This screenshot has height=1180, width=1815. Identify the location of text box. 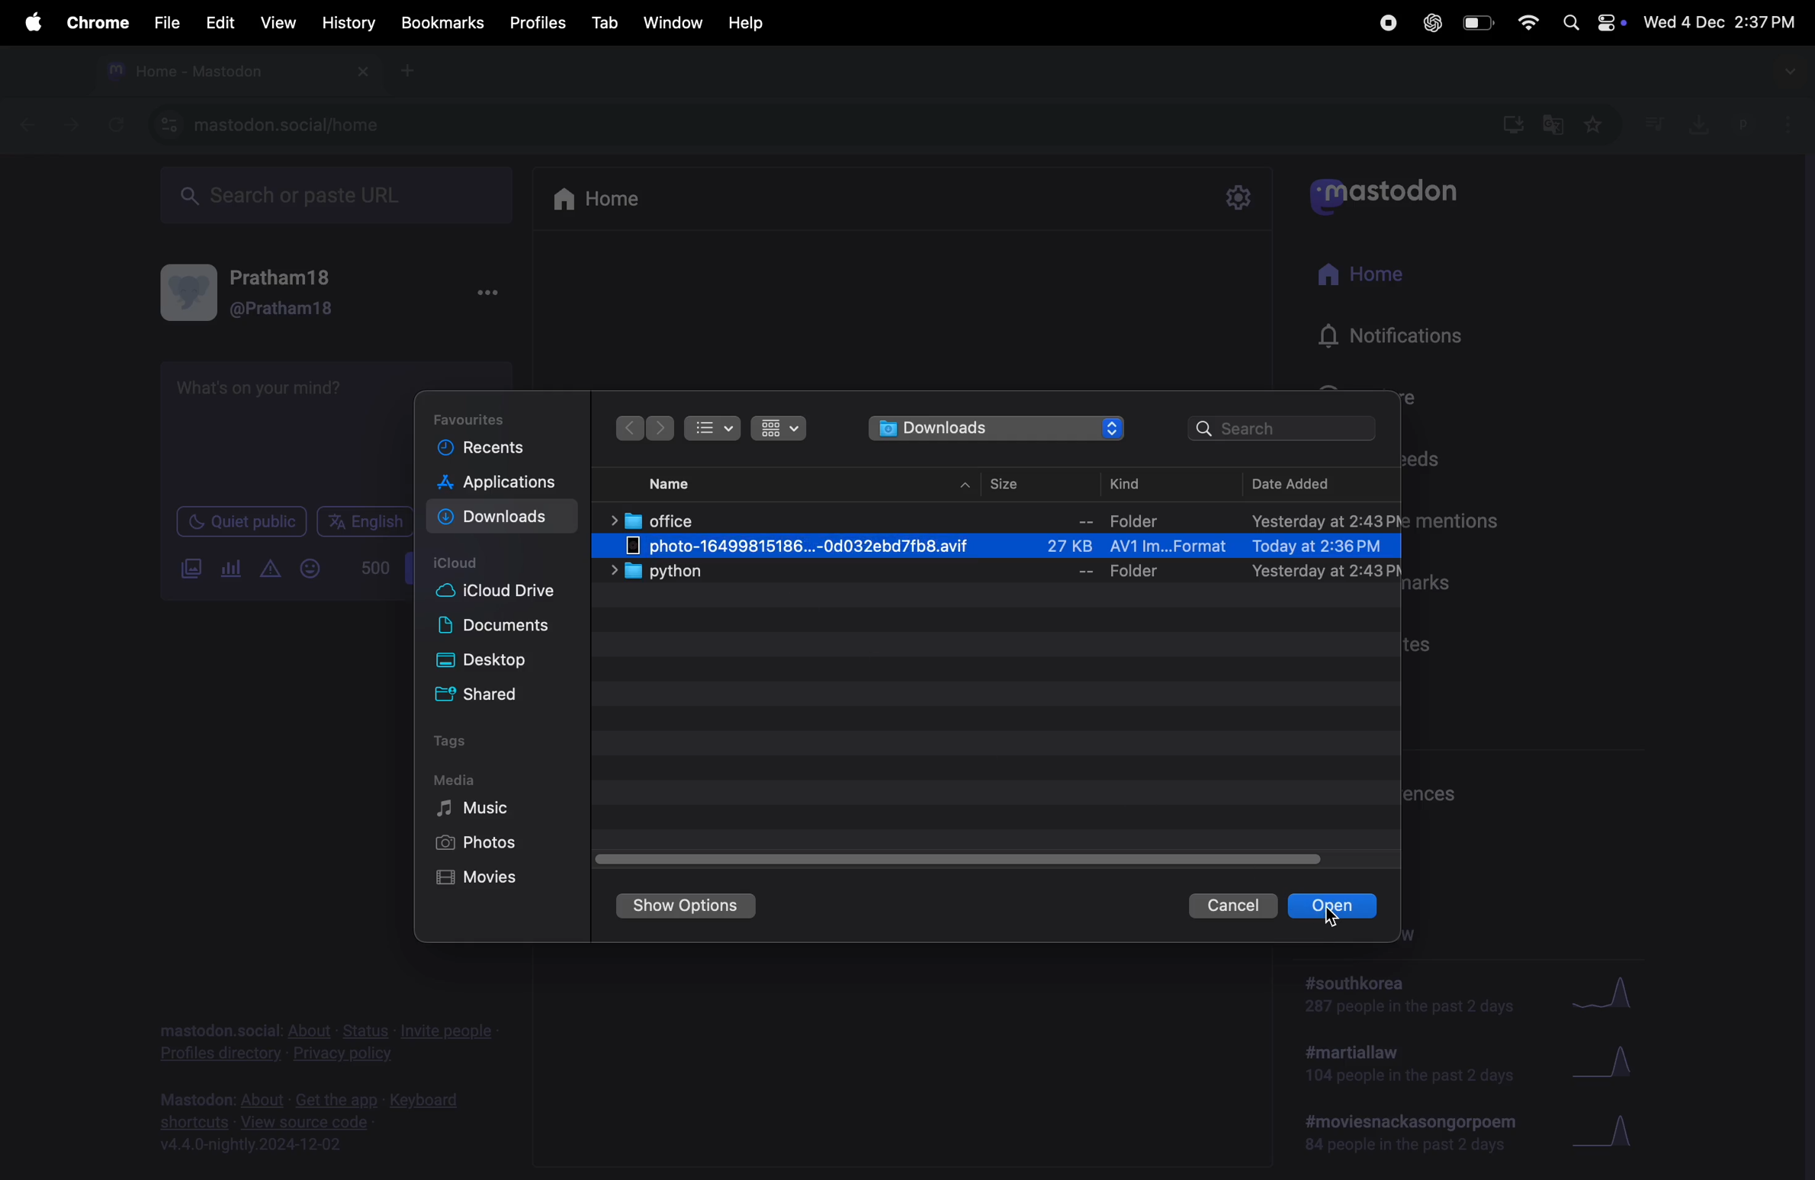
(281, 428).